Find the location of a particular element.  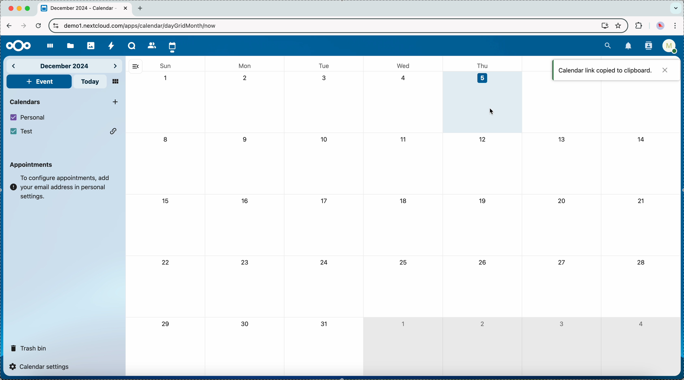

16 is located at coordinates (245, 200).